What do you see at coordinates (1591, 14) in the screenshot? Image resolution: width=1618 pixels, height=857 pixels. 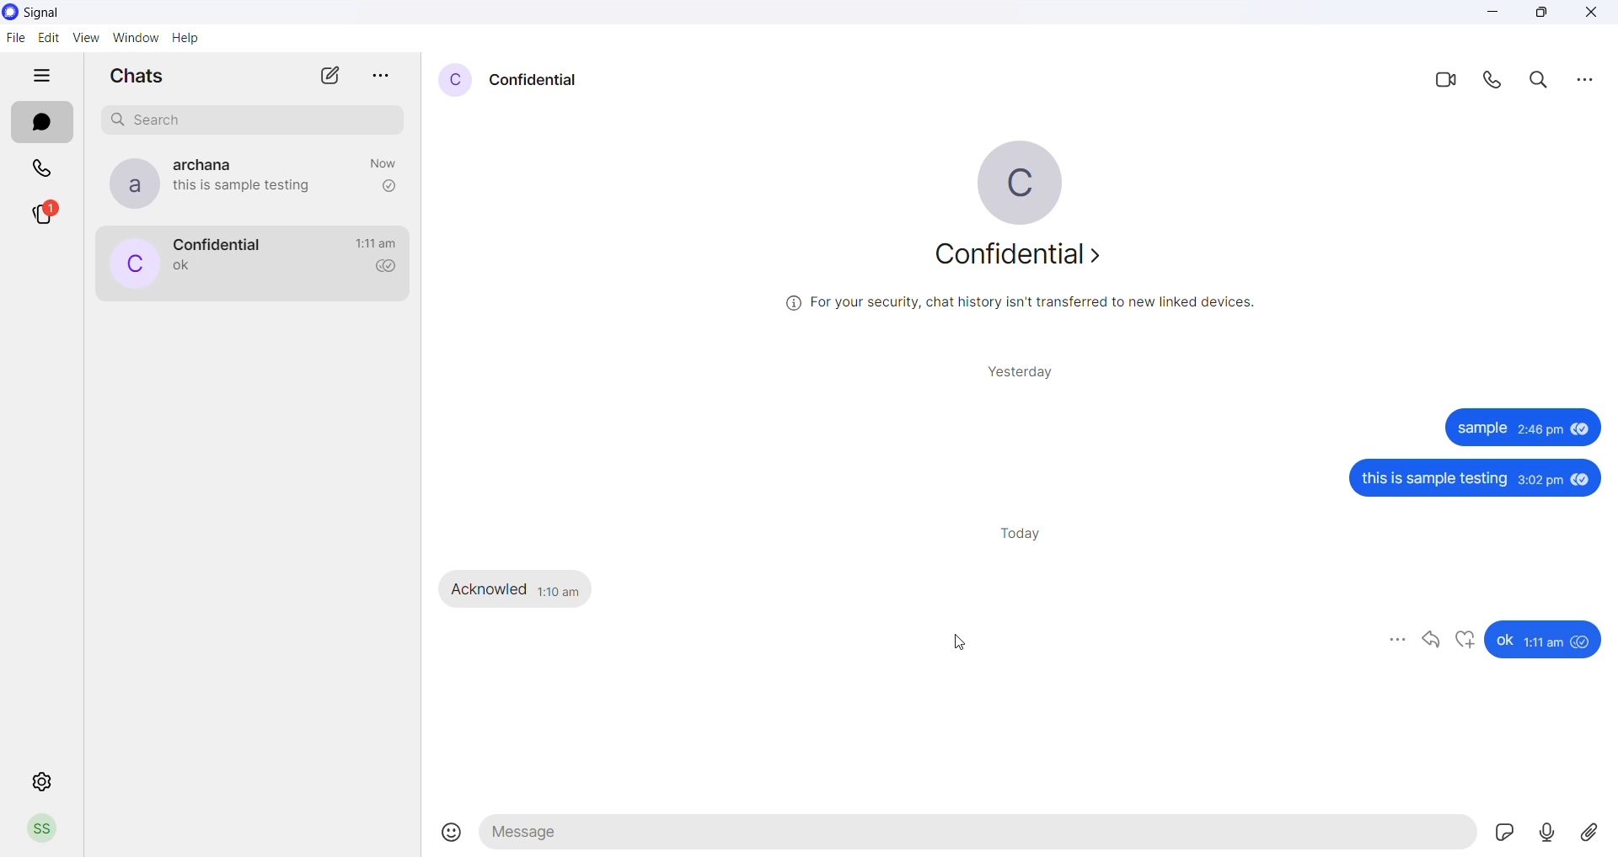 I see `close` at bounding box center [1591, 14].